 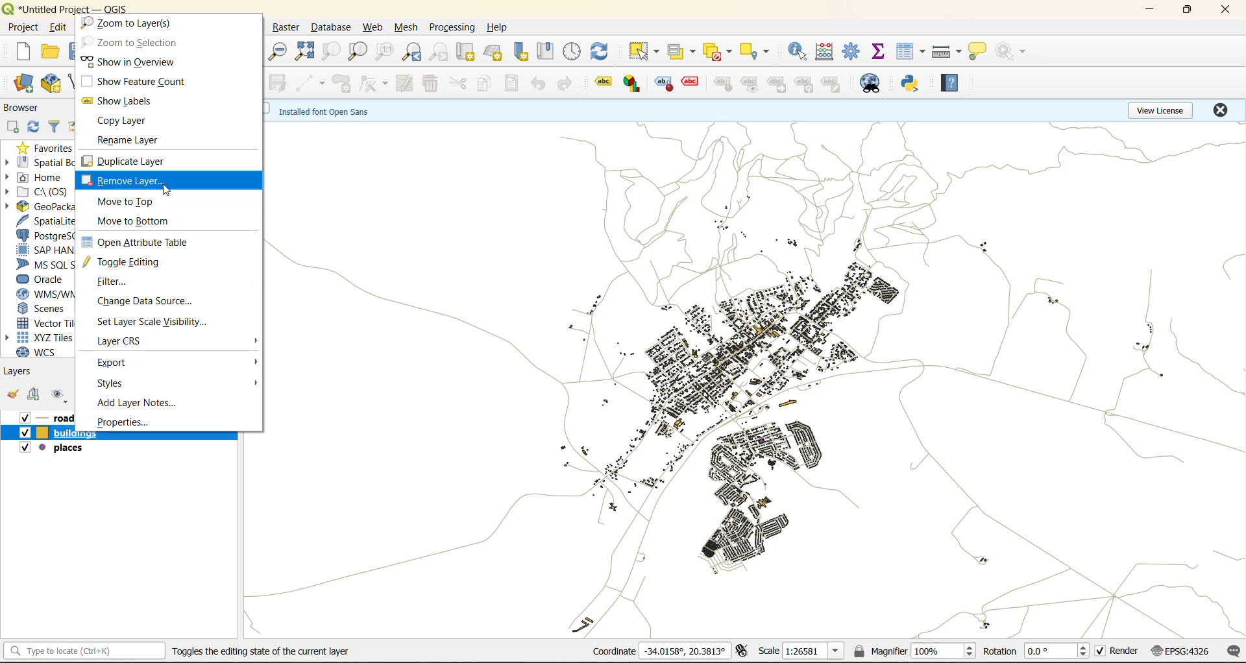 What do you see at coordinates (66, 10) in the screenshot?
I see `file name and app name` at bounding box center [66, 10].